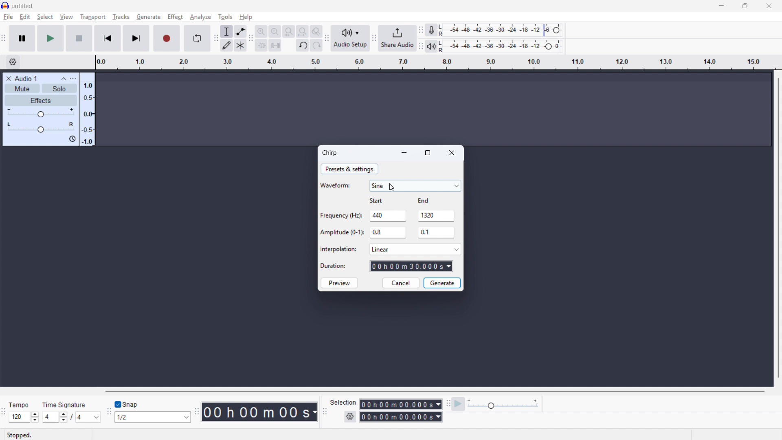  What do you see at coordinates (404, 153) in the screenshot?
I see `minimise ` at bounding box center [404, 153].